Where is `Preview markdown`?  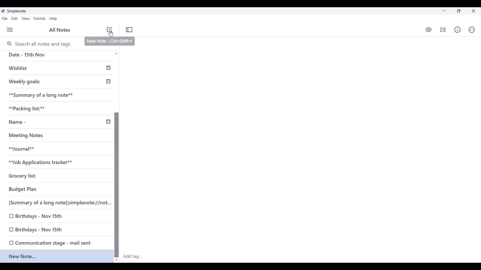 Preview markdown is located at coordinates (429, 30).